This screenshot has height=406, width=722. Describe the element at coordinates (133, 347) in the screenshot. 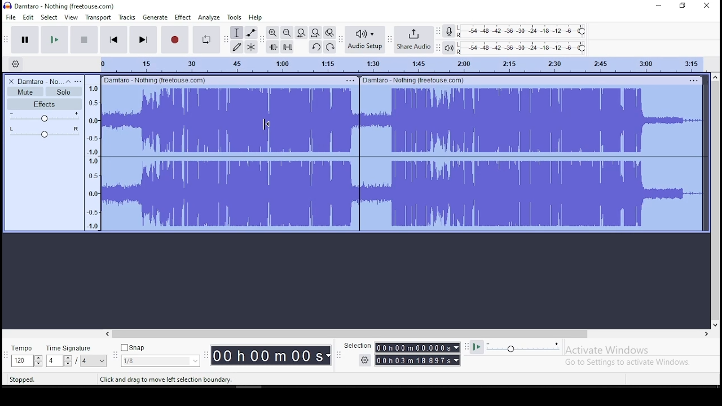

I see `snap button` at that location.